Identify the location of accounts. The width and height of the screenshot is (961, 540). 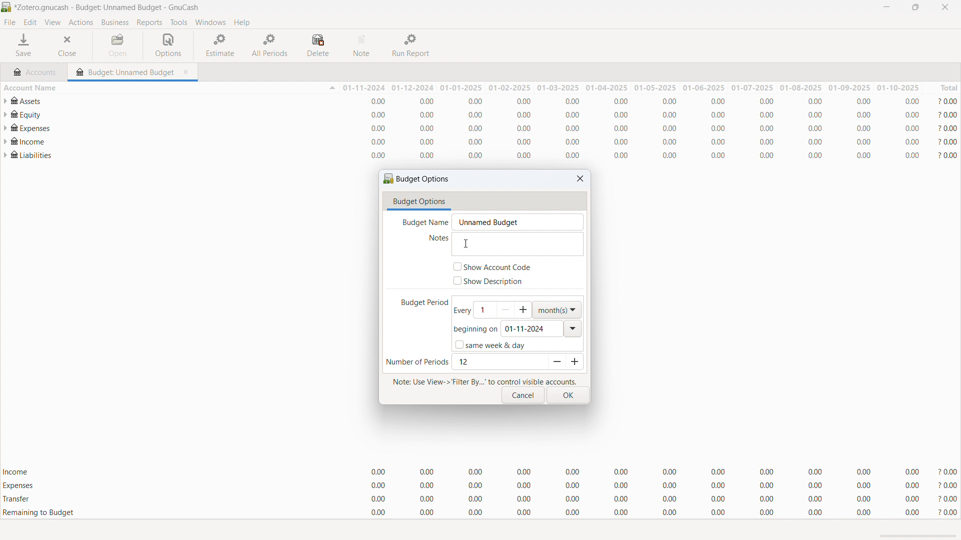
(35, 70).